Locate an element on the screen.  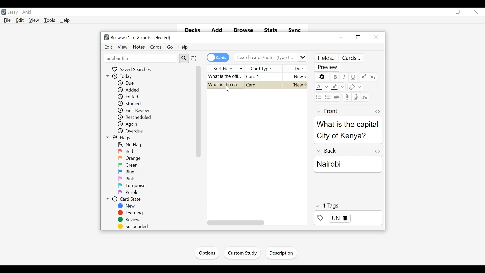
Today is located at coordinates (121, 76).